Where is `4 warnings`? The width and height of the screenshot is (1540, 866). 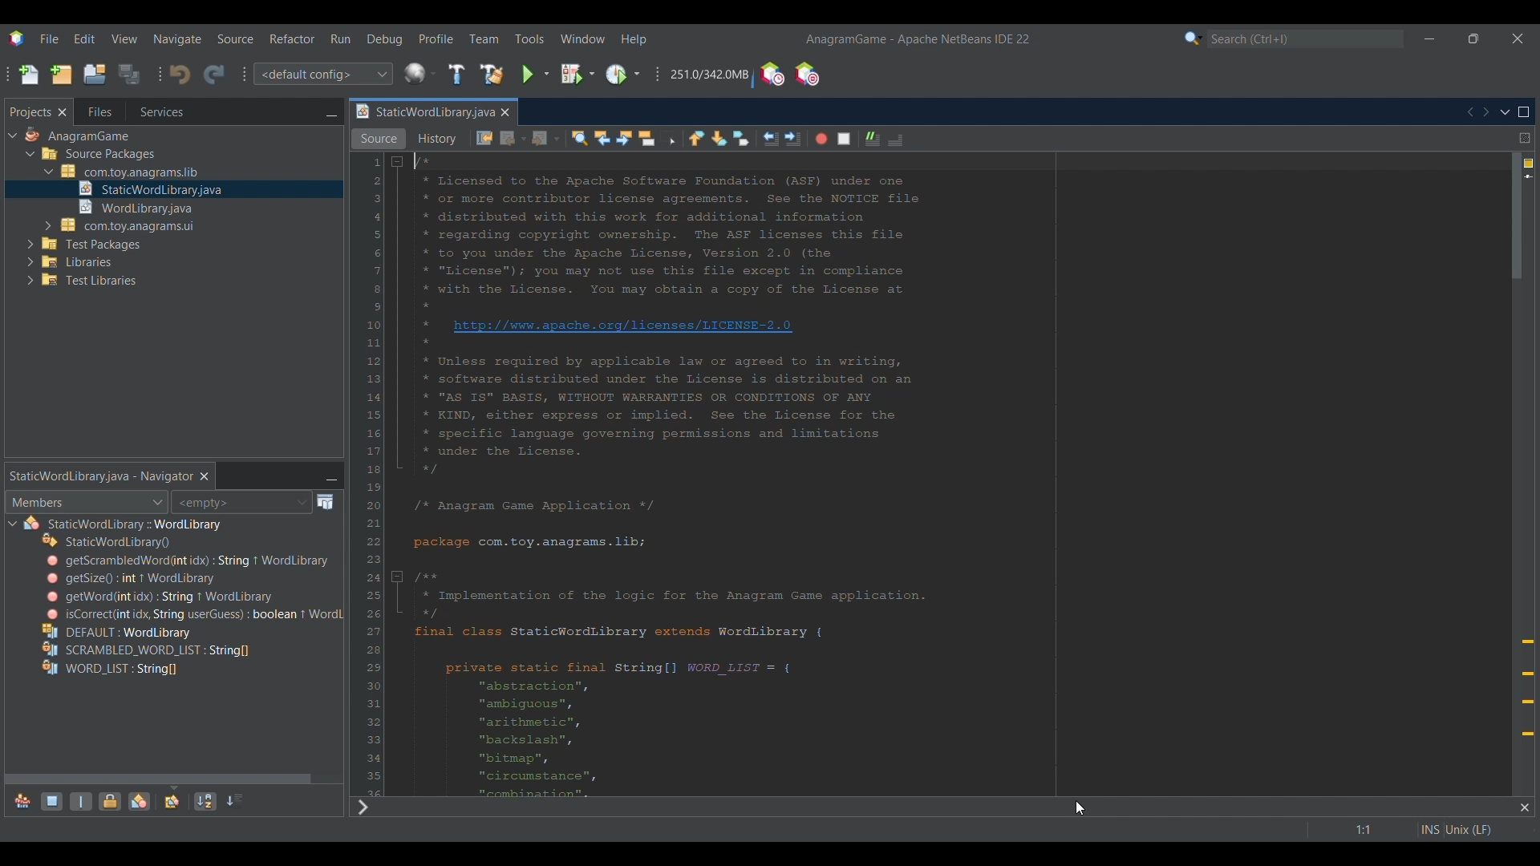 4 warnings is located at coordinates (1528, 164).